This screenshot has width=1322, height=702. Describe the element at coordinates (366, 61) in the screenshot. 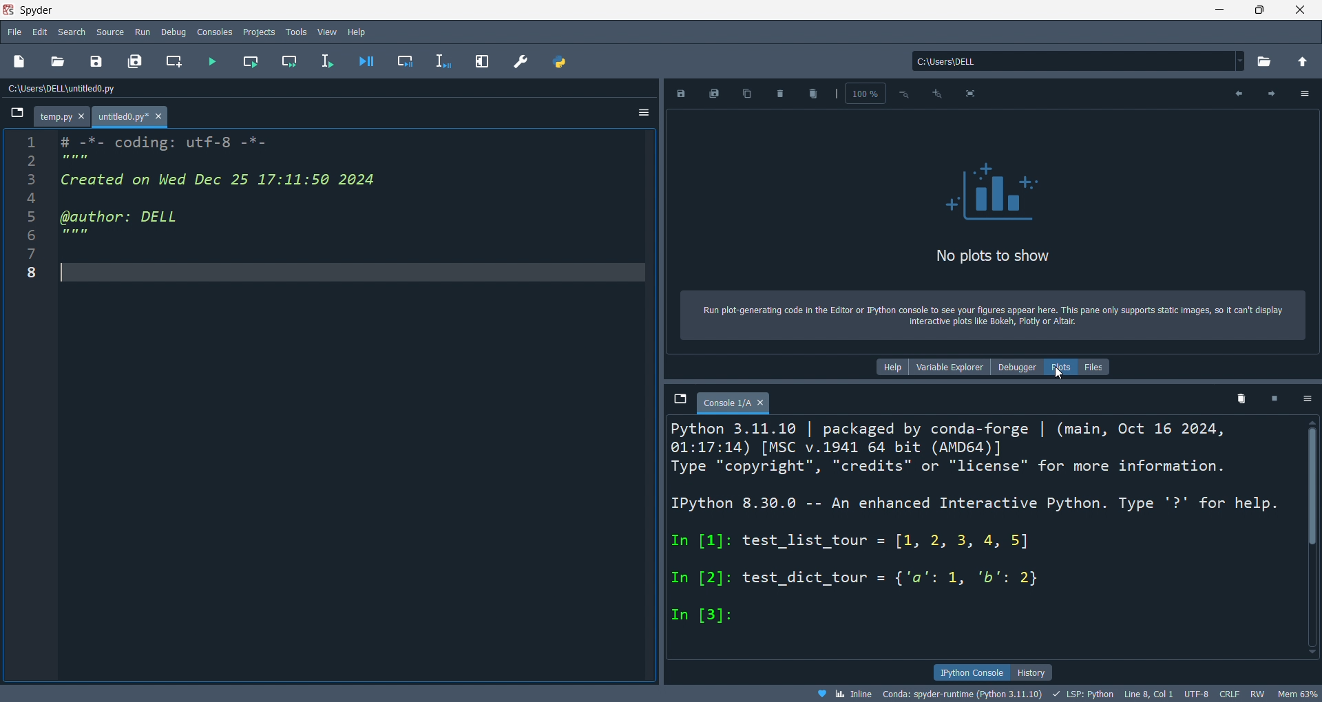

I see `debug file` at that location.